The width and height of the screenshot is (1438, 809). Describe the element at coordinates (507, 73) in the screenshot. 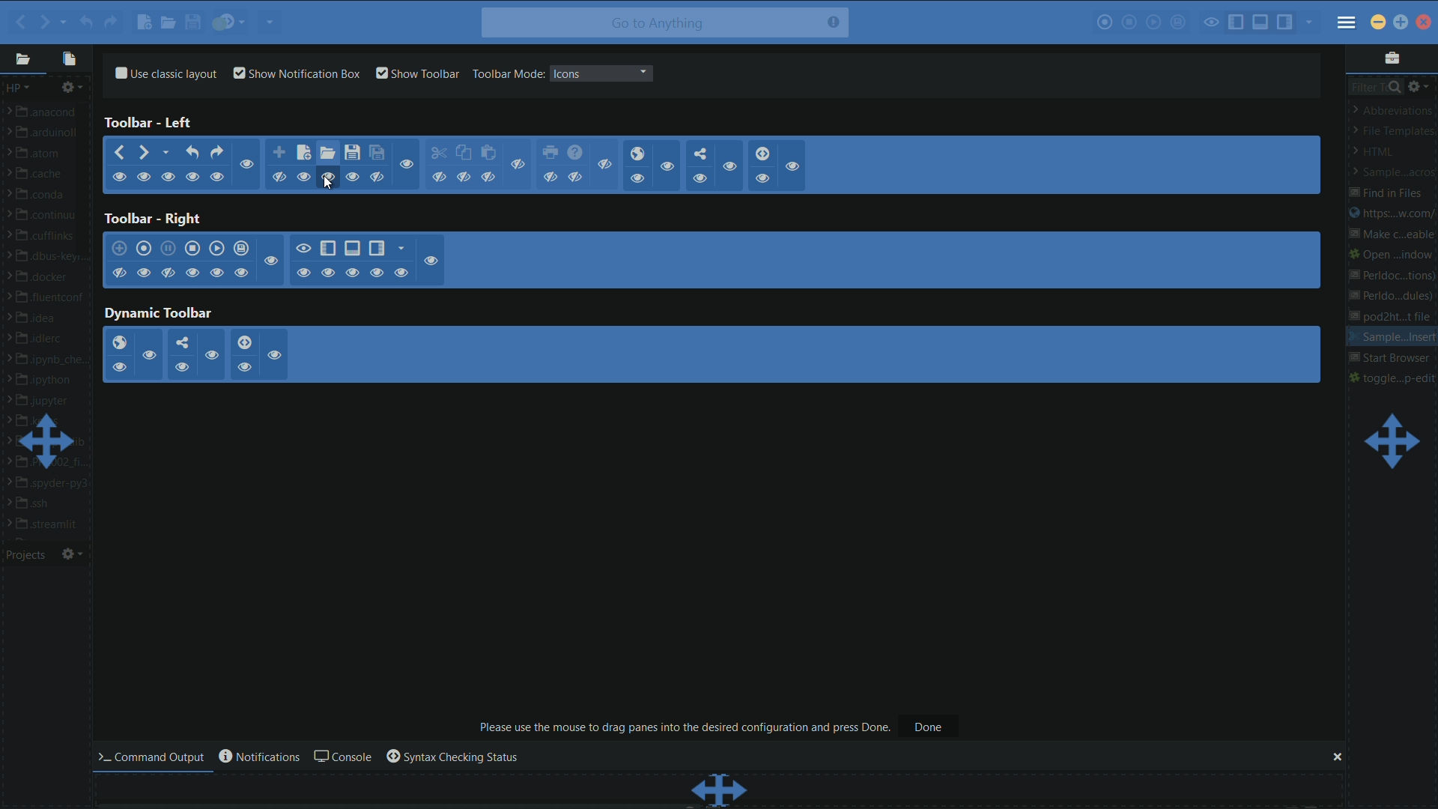

I see `toolbar mode` at that location.